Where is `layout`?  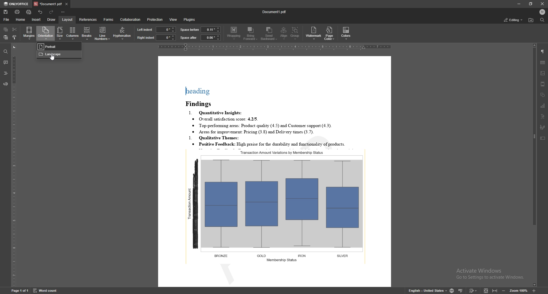 layout is located at coordinates (68, 19).